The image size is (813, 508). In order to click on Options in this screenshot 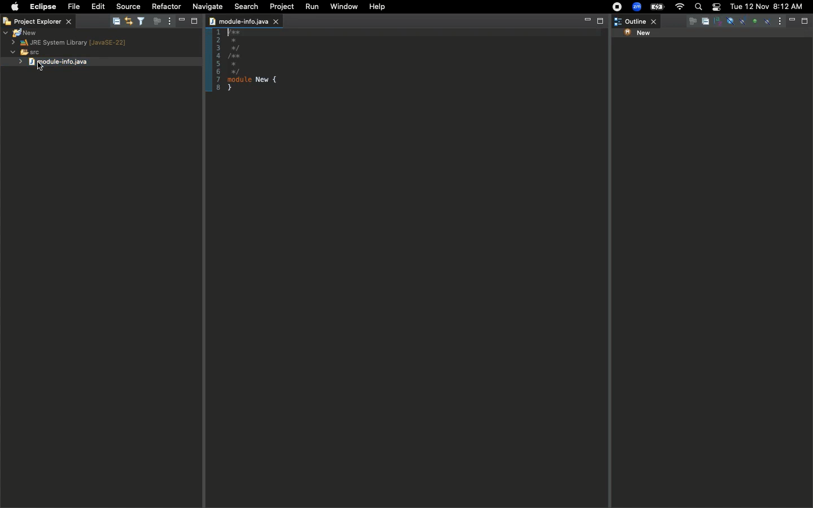, I will do `click(167, 22)`.